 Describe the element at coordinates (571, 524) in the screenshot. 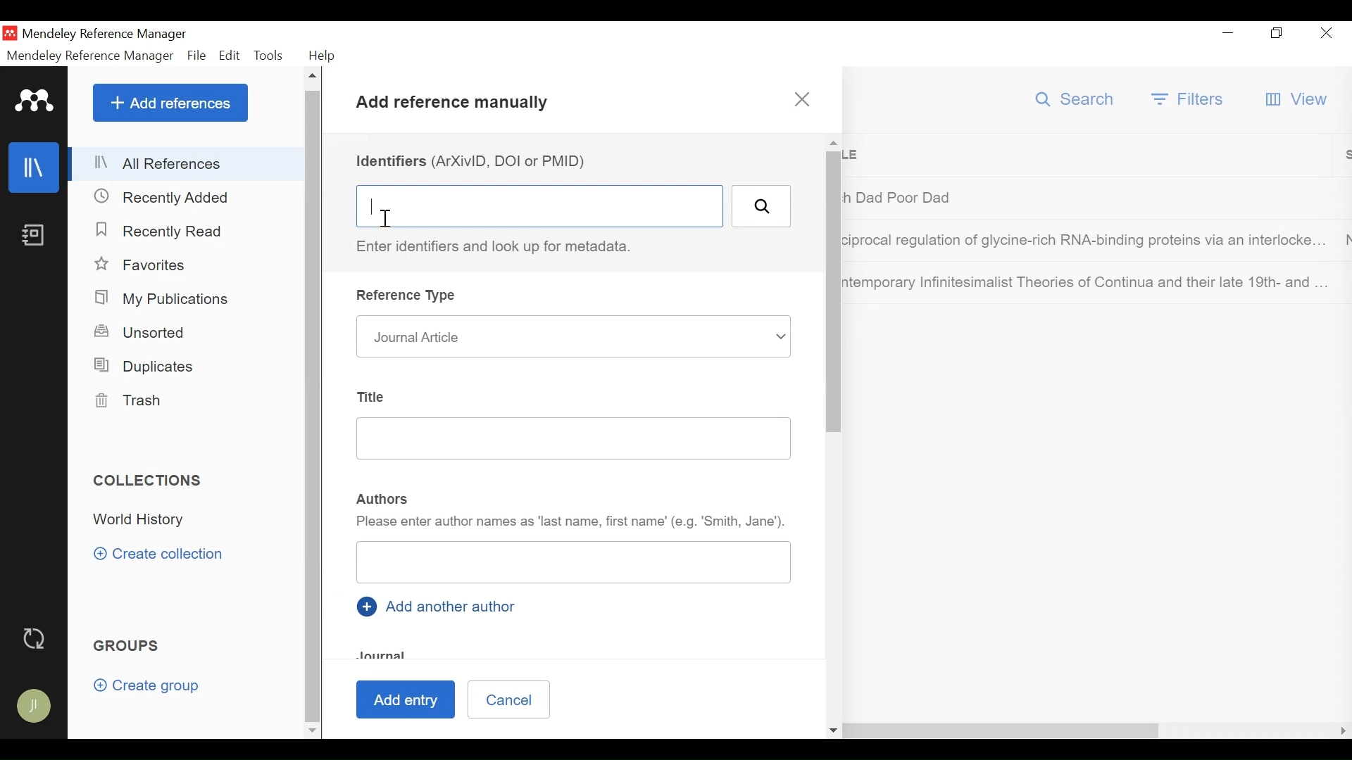

I see `Please enter author names as "last name, first name' (e.g. "Smith, Jane').` at that location.